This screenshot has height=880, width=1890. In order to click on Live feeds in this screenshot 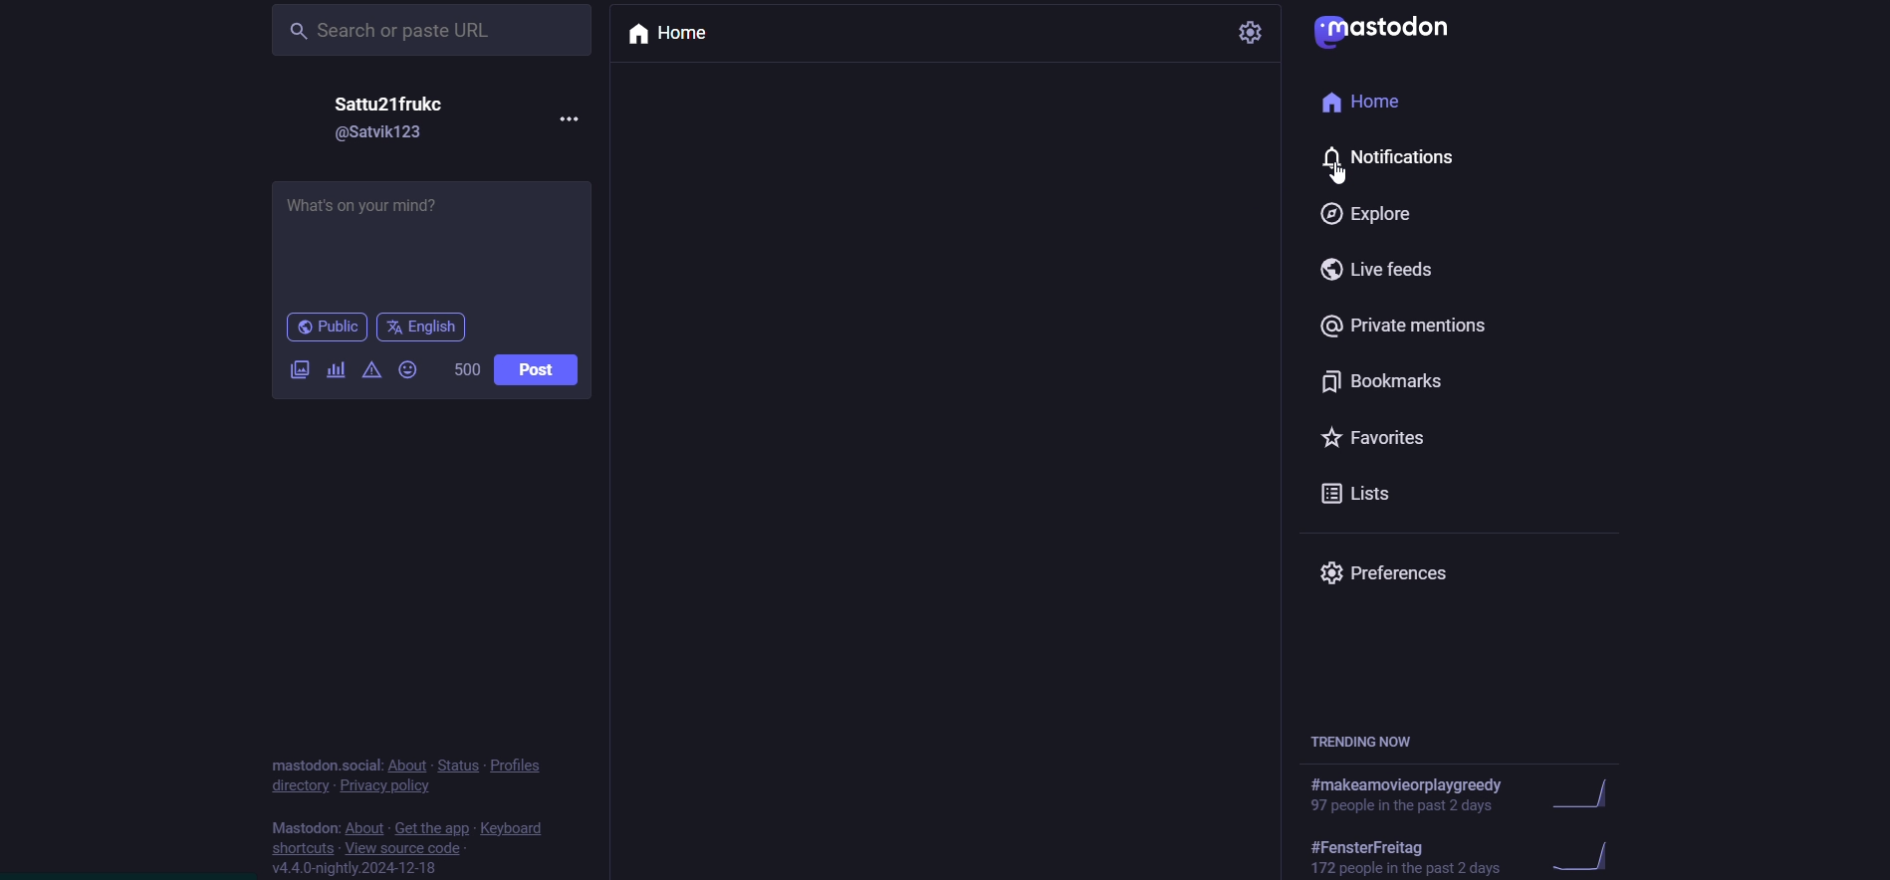, I will do `click(1377, 269)`.